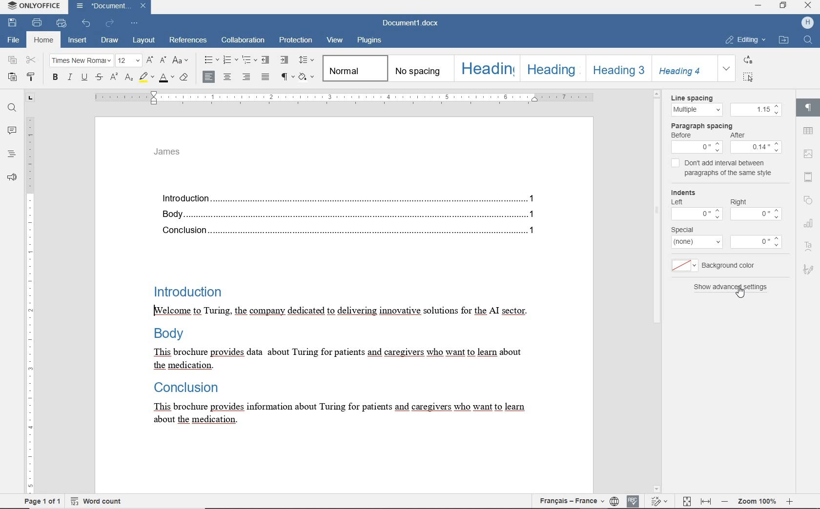 The image size is (820, 509). I want to click on change case, so click(182, 60).